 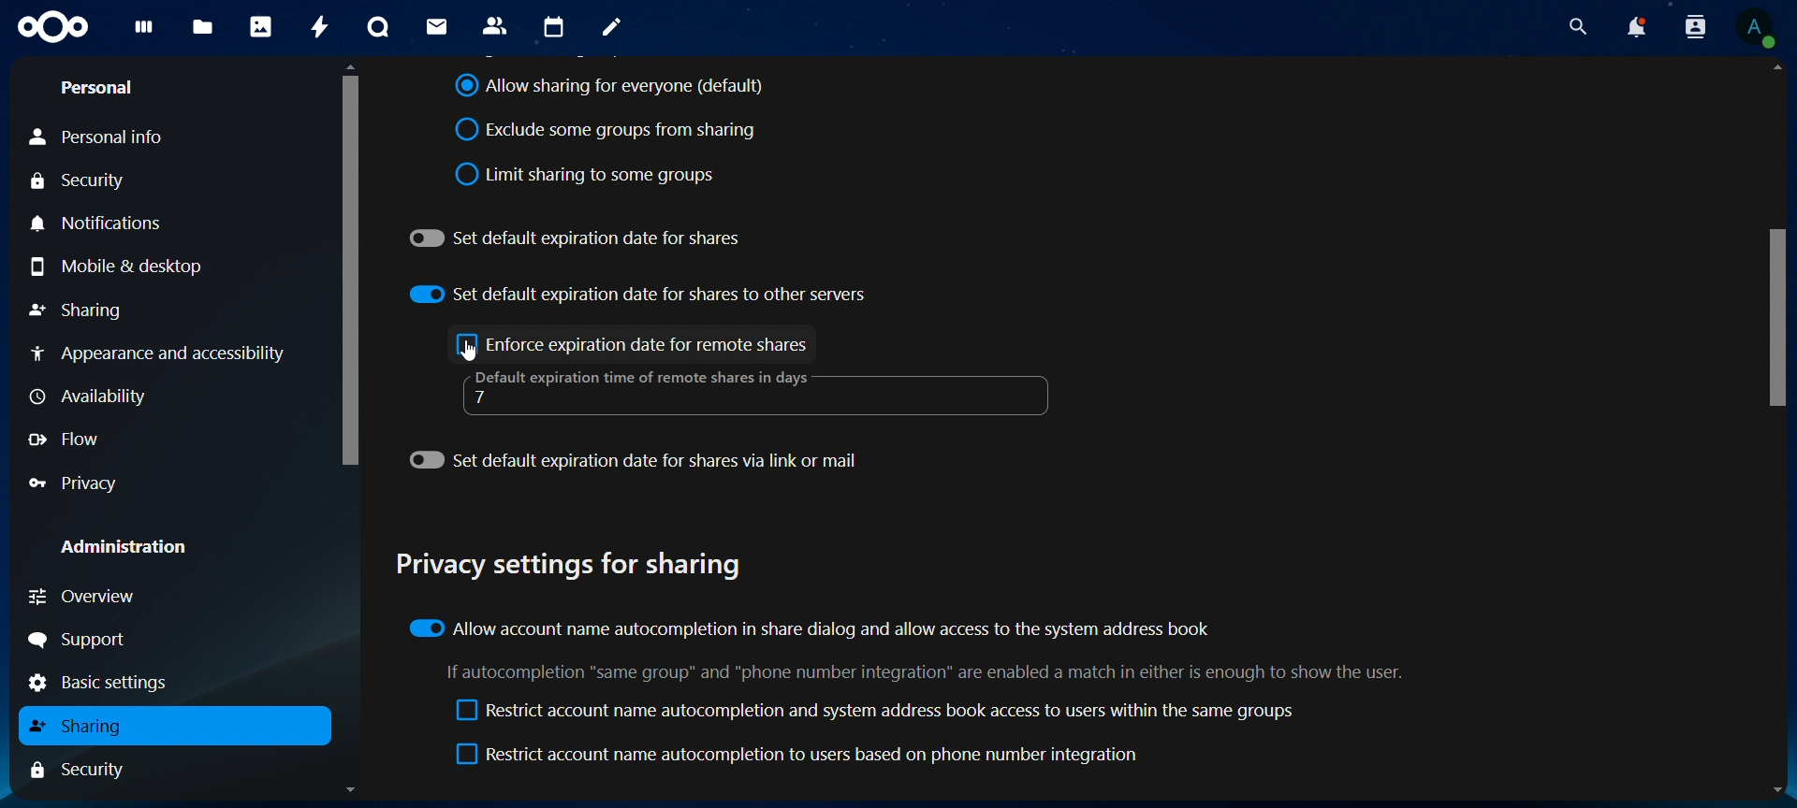 What do you see at coordinates (141, 33) in the screenshot?
I see `dashboard` at bounding box center [141, 33].